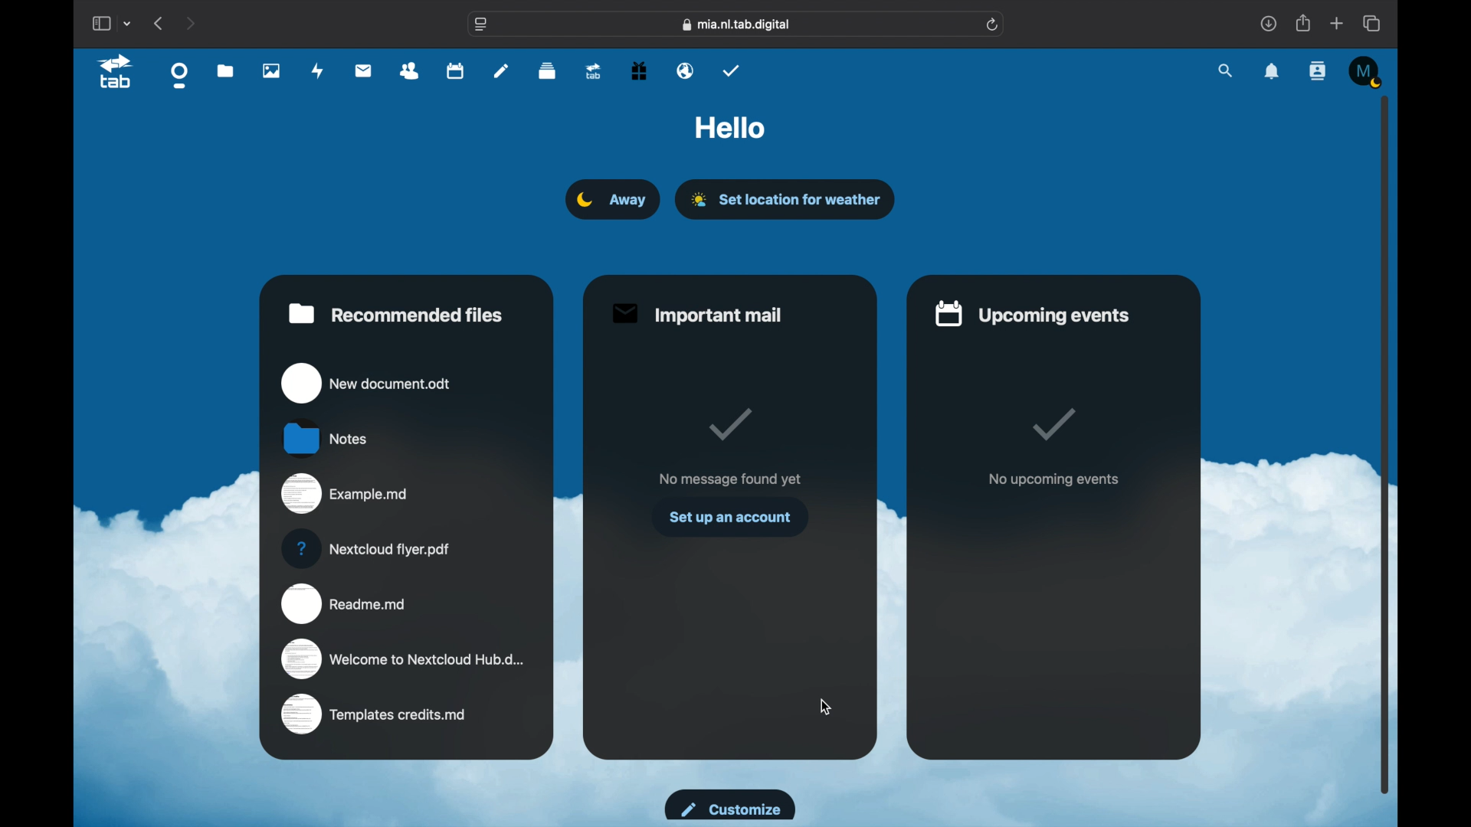  What do you see at coordinates (1304, 22) in the screenshot?
I see `share` at bounding box center [1304, 22].